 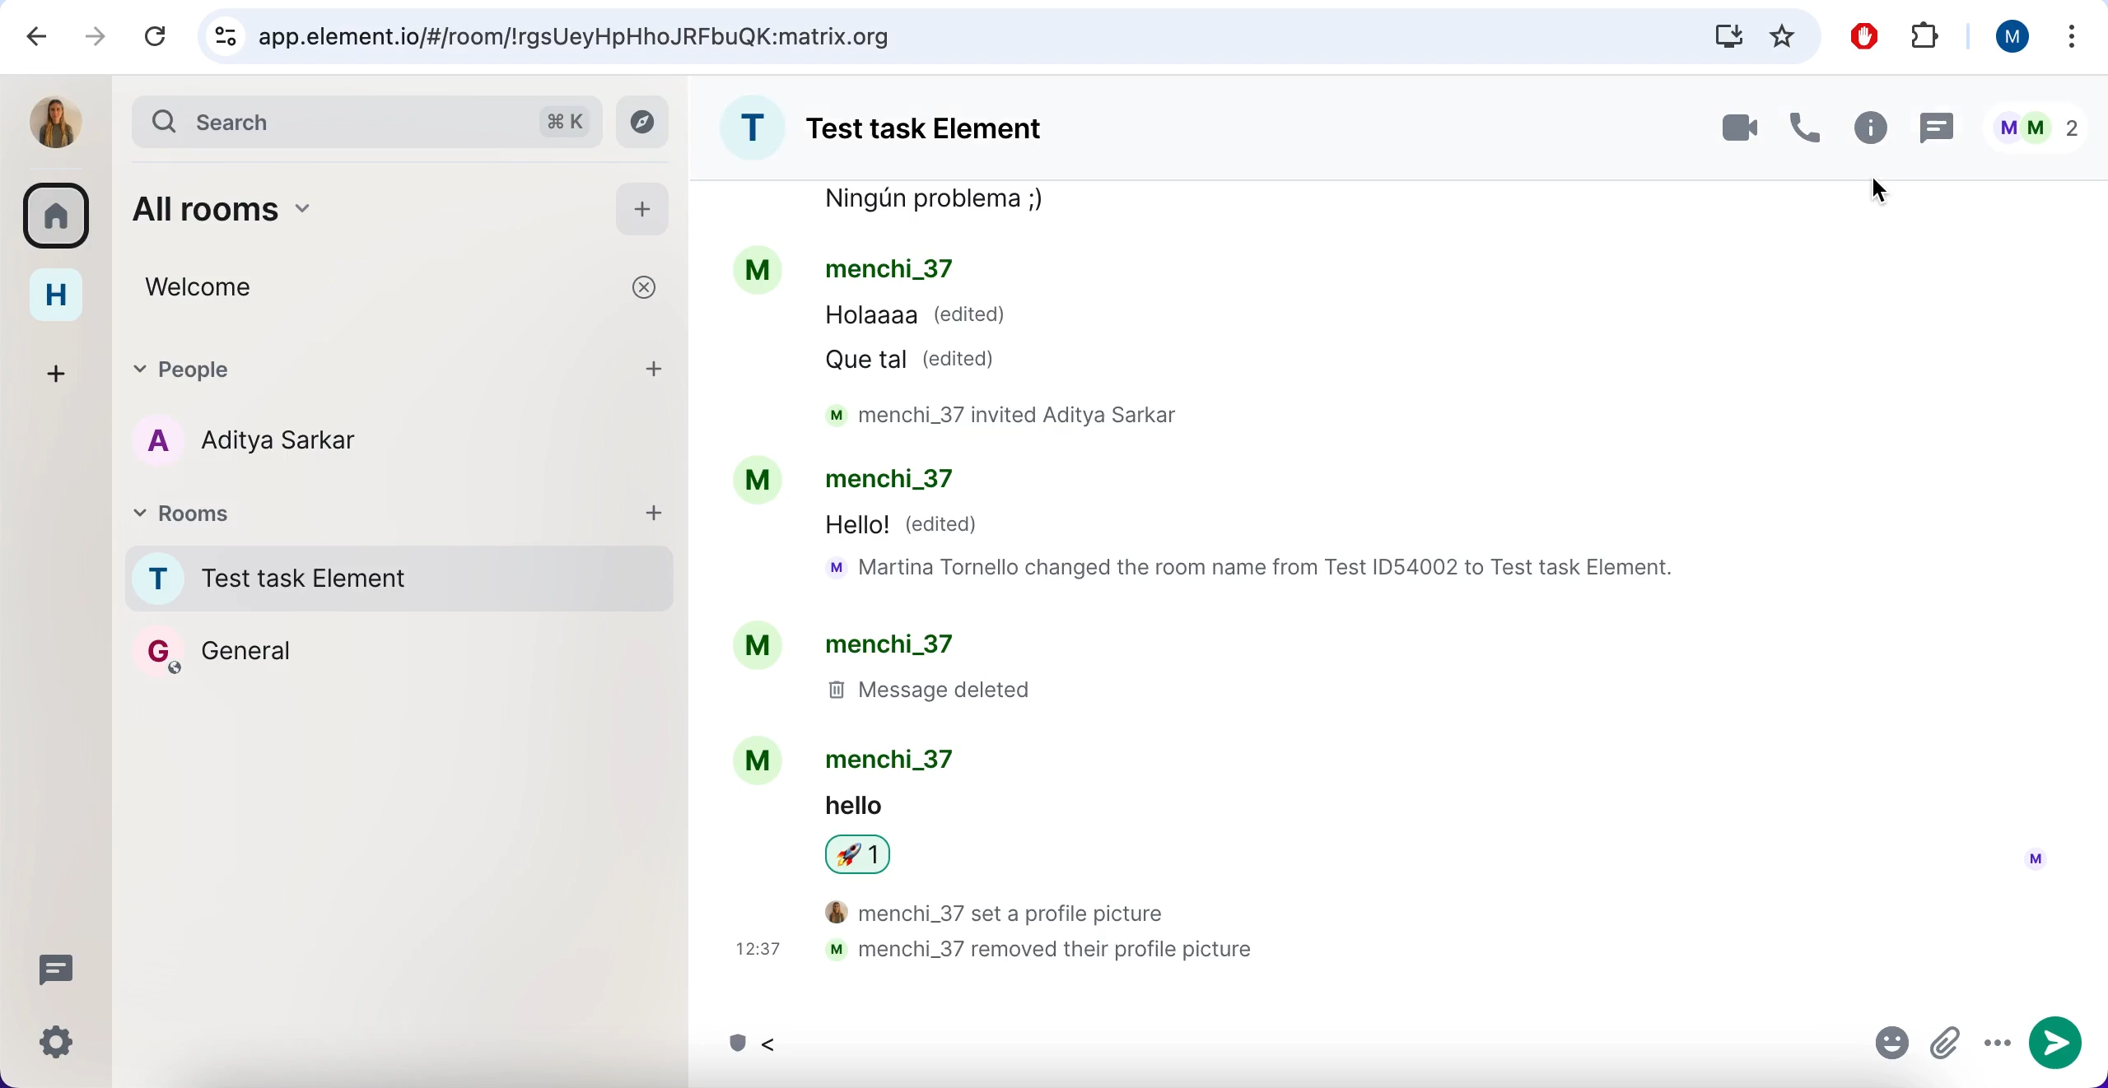 What do you see at coordinates (1868, 128) in the screenshot?
I see `room info` at bounding box center [1868, 128].